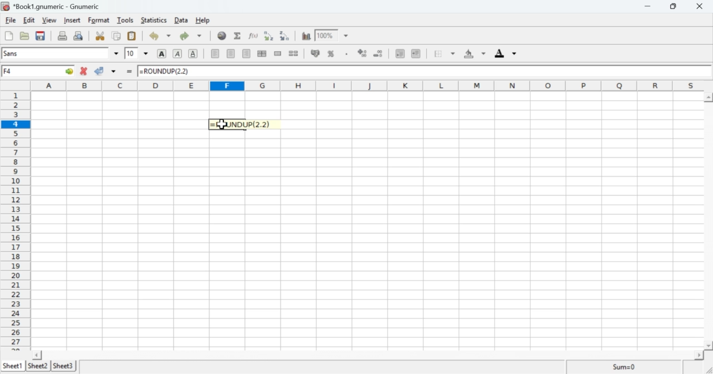 This screenshot has height=374, width=713. Describe the element at coordinates (160, 54) in the screenshot. I see `Bold` at that location.